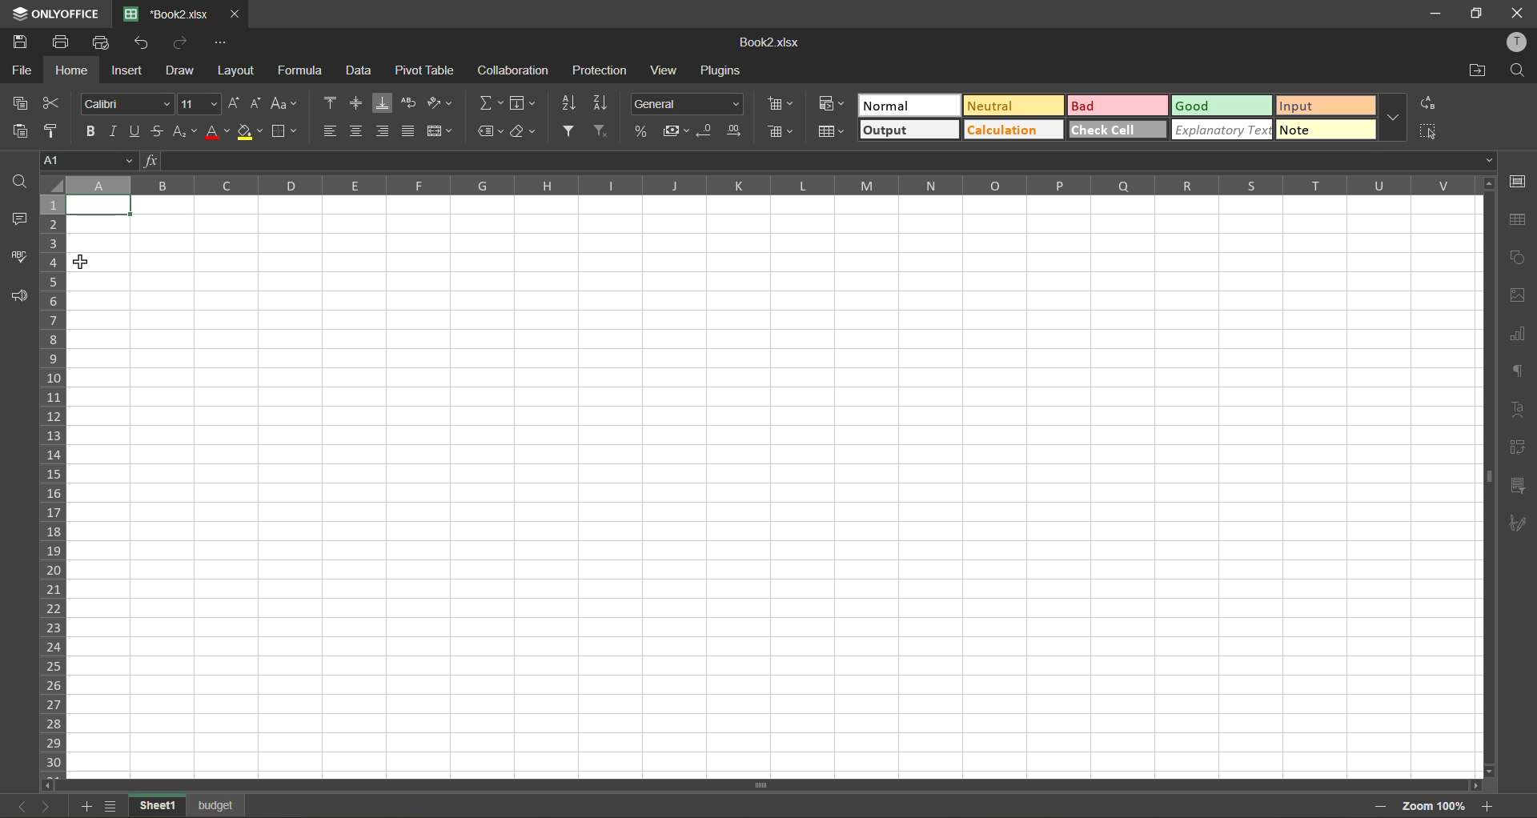 Image resolution: width=1537 pixels, height=818 pixels. Describe the element at coordinates (18, 219) in the screenshot. I see `comments` at that location.